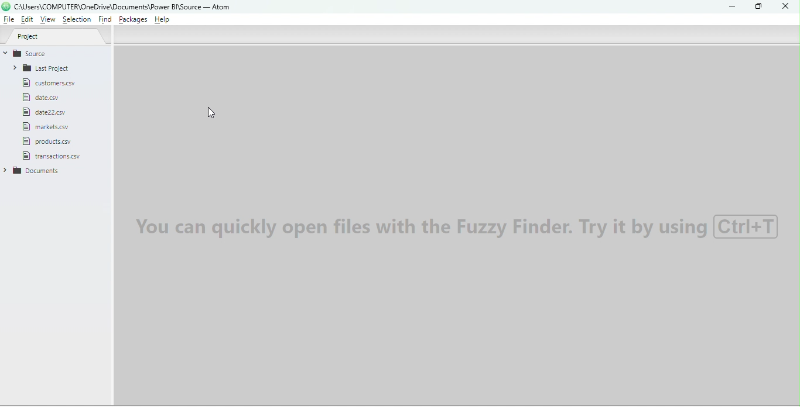 The image size is (800, 407). Describe the element at coordinates (45, 126) in the screenshot. I see `File` at that location.